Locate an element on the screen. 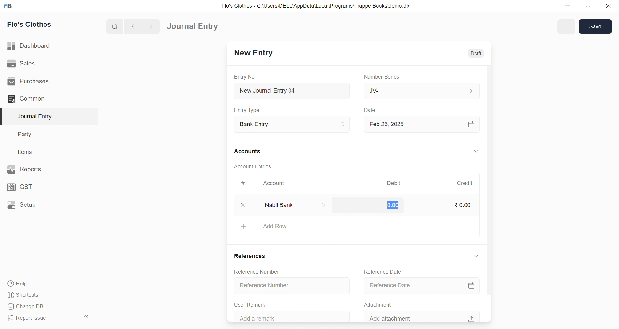 The height and width of the screenshot is (329, 619). Entry No. is located at coordinates (244, 77).